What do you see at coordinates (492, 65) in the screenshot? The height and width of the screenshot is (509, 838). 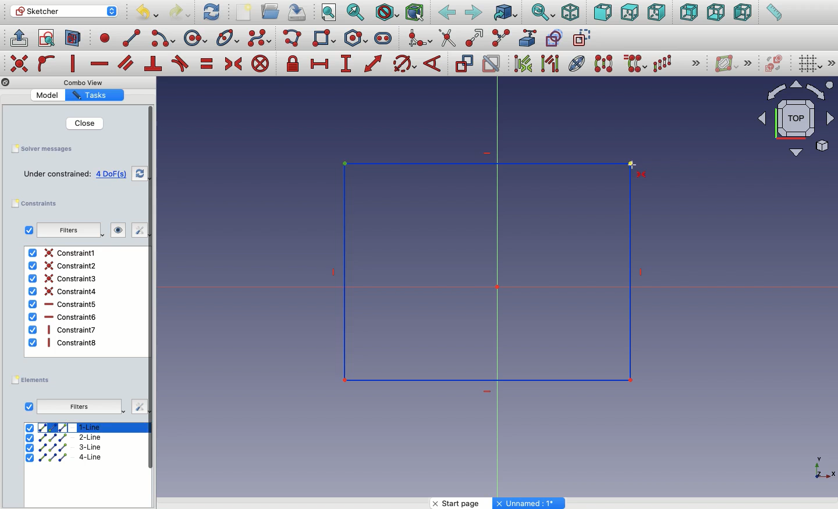 I see `Activate deactivate constraint` at bounding box center [492, 65].